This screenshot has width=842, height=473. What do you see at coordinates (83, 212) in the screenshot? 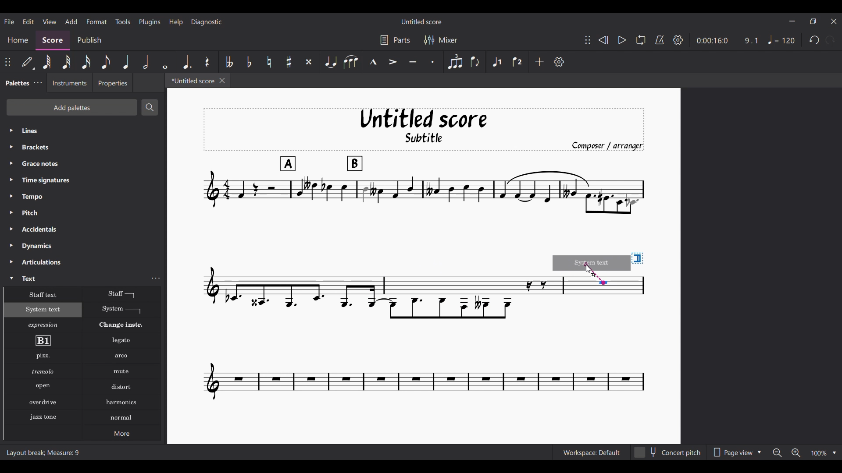
I see `Pitch` at bounding box center [83, 212].